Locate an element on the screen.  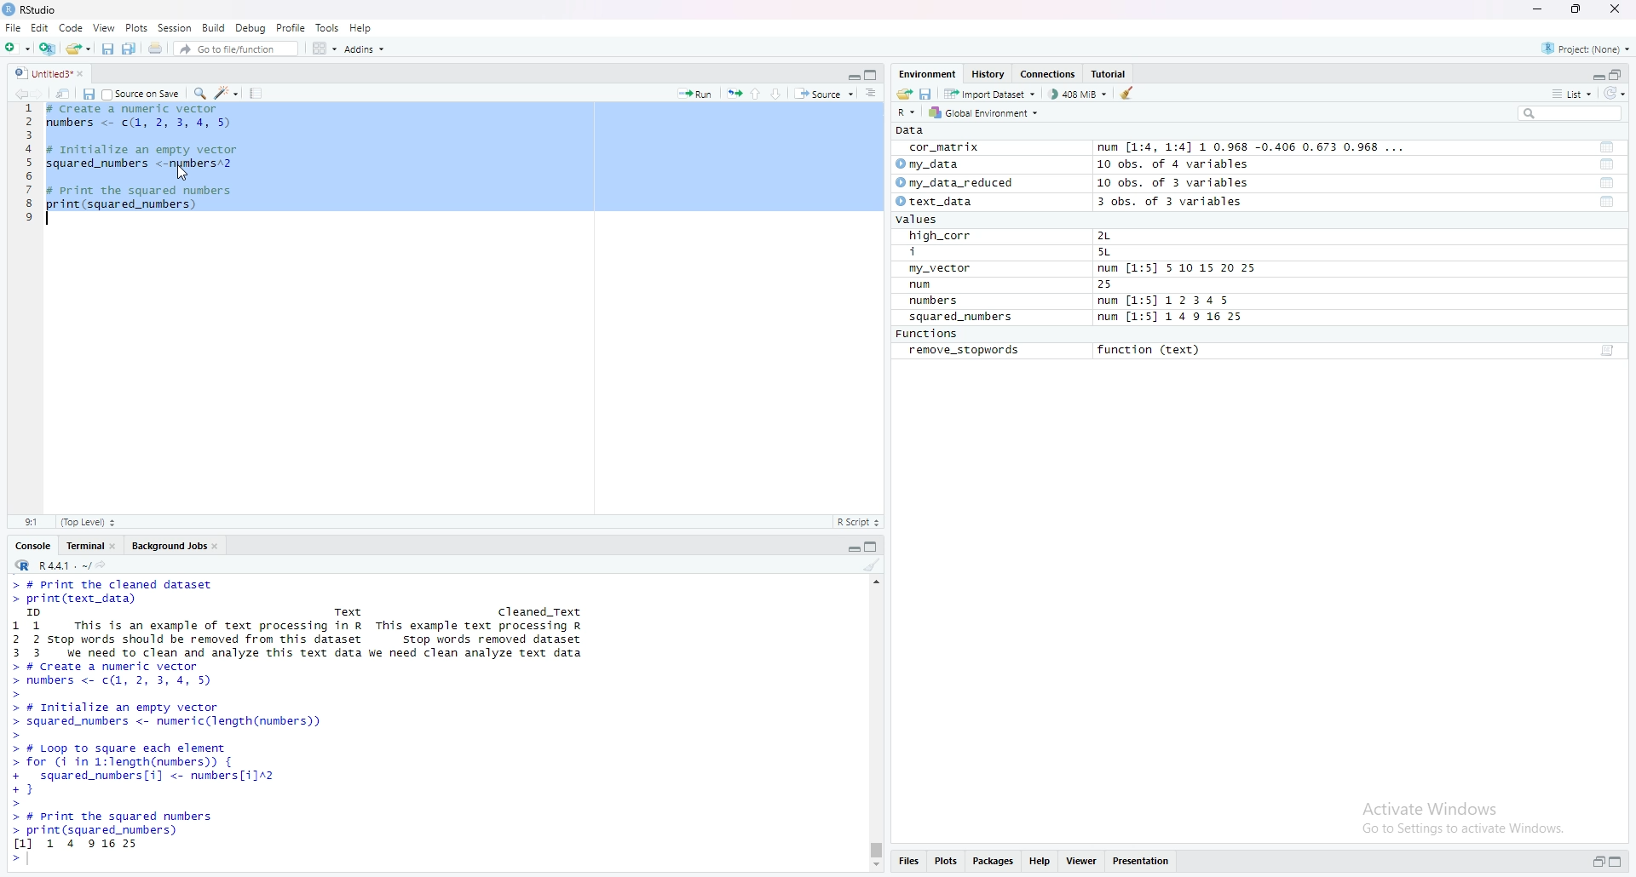
close is located at coordinates (86, 72).